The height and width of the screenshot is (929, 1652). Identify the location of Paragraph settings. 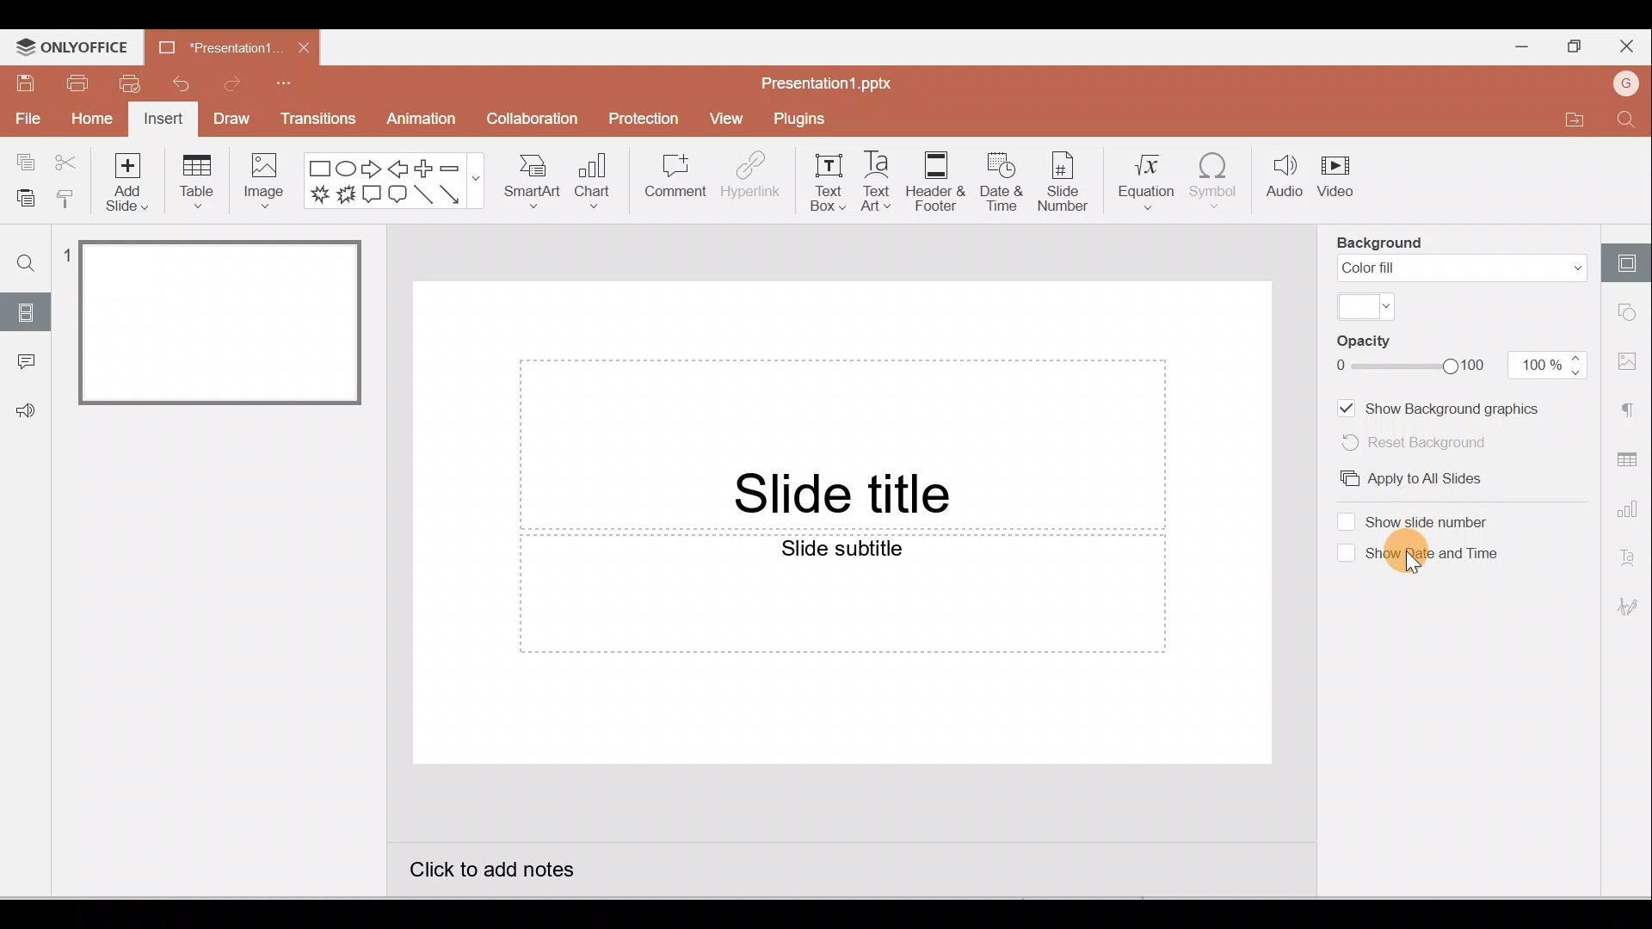
(1630, 408).